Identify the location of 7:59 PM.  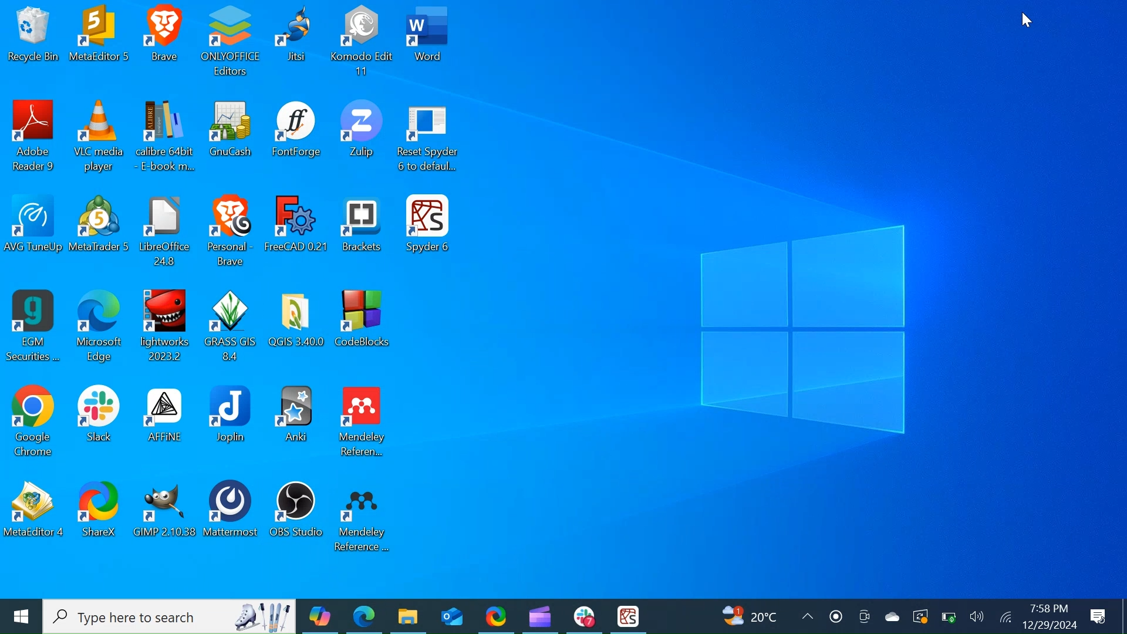
(1048, 609).